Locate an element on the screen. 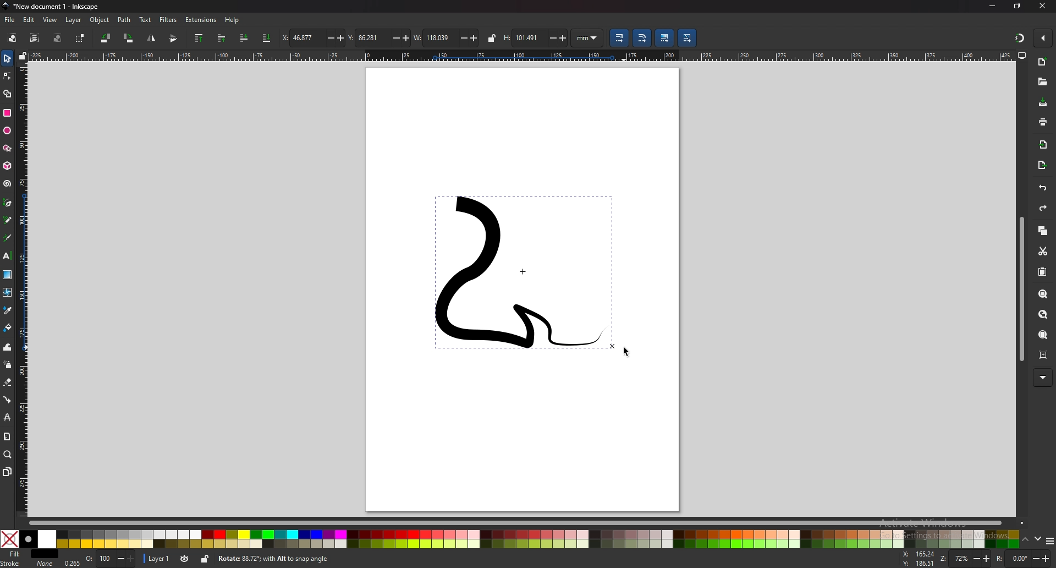  select all in all layers is located at coordinates (34, 37).